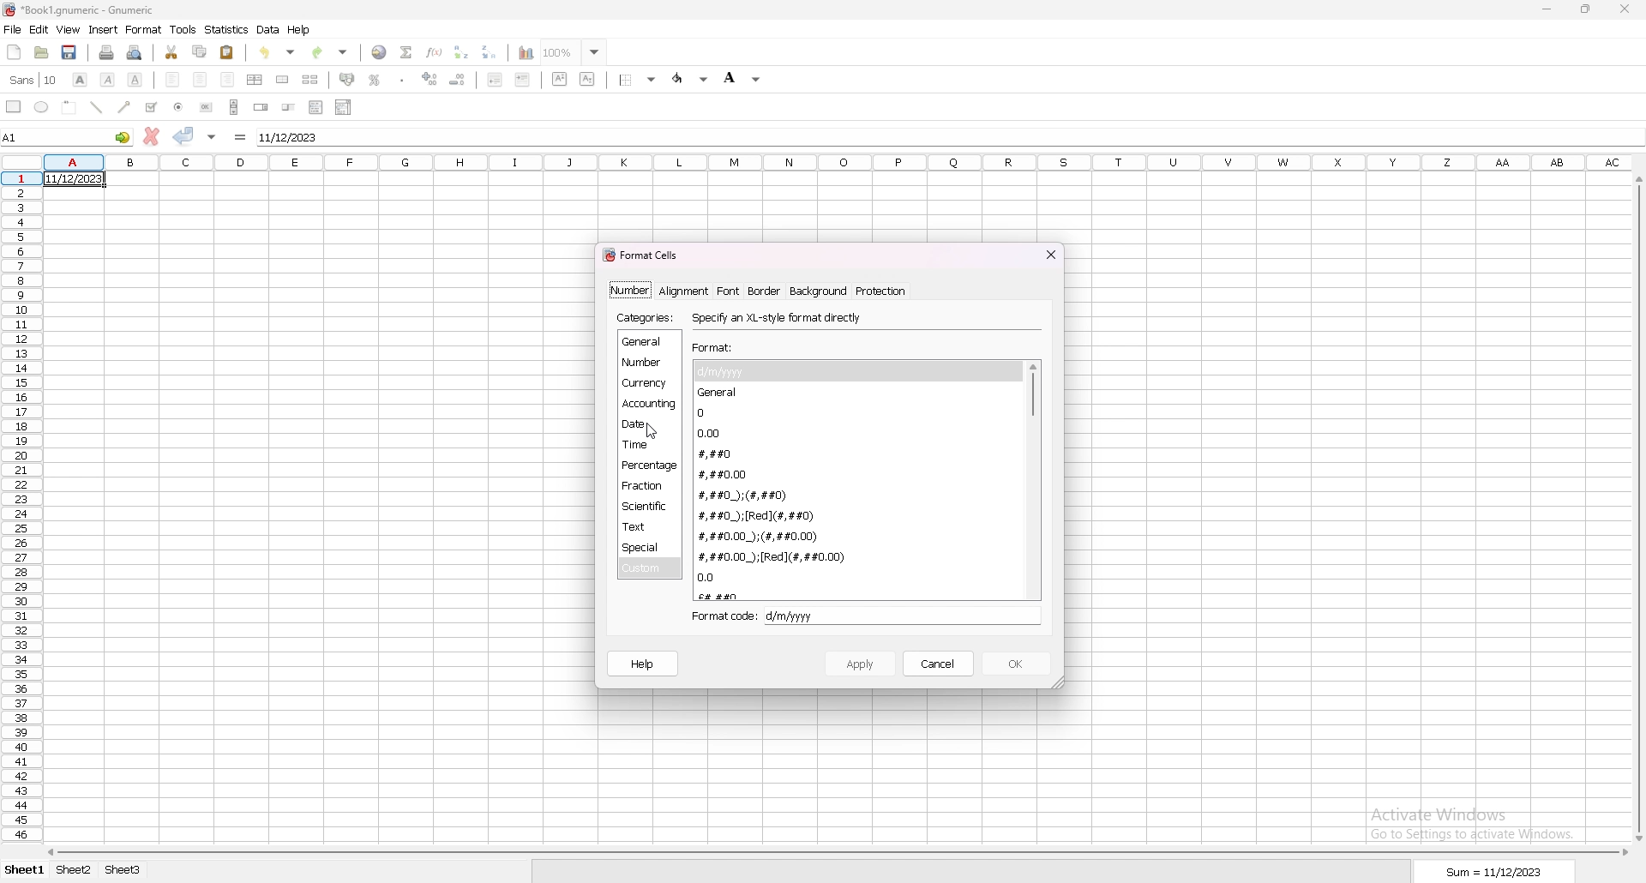 The width and height of the screenshot is (1646, 883). I want to click on format code, so click(724, 616).